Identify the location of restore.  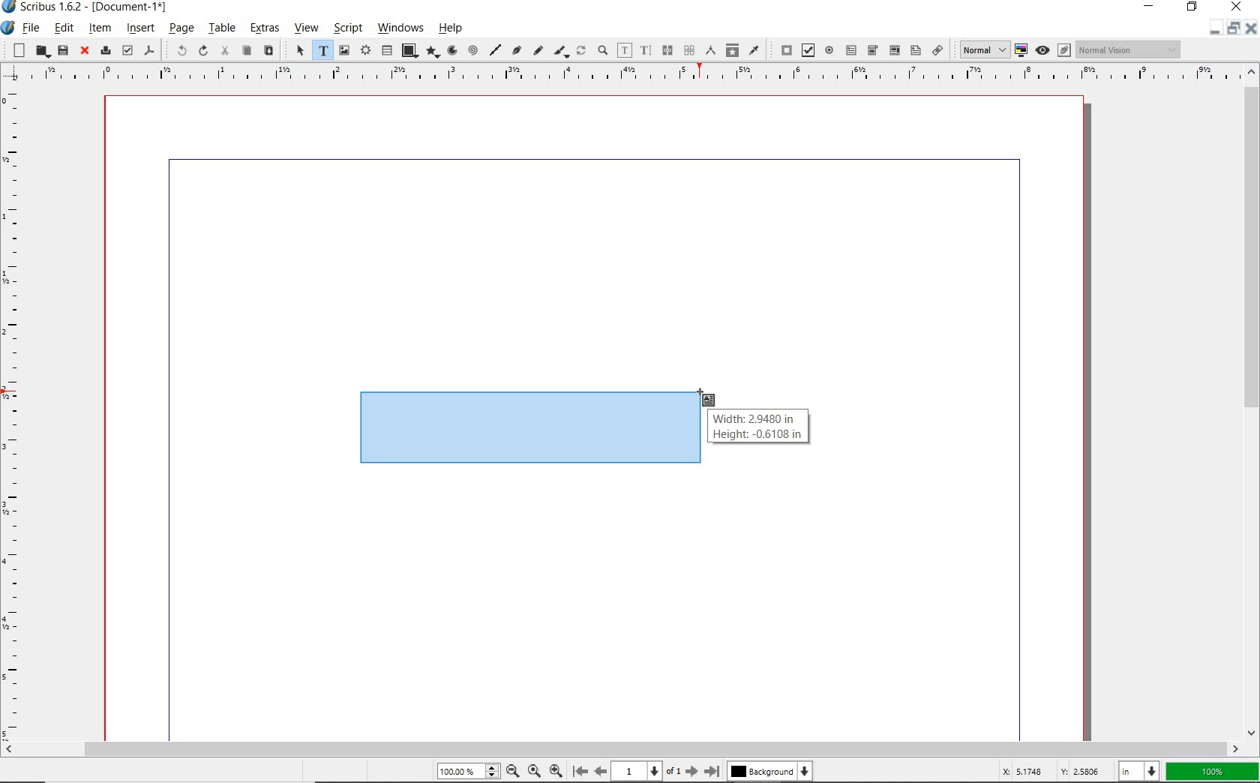
(1194, 8).